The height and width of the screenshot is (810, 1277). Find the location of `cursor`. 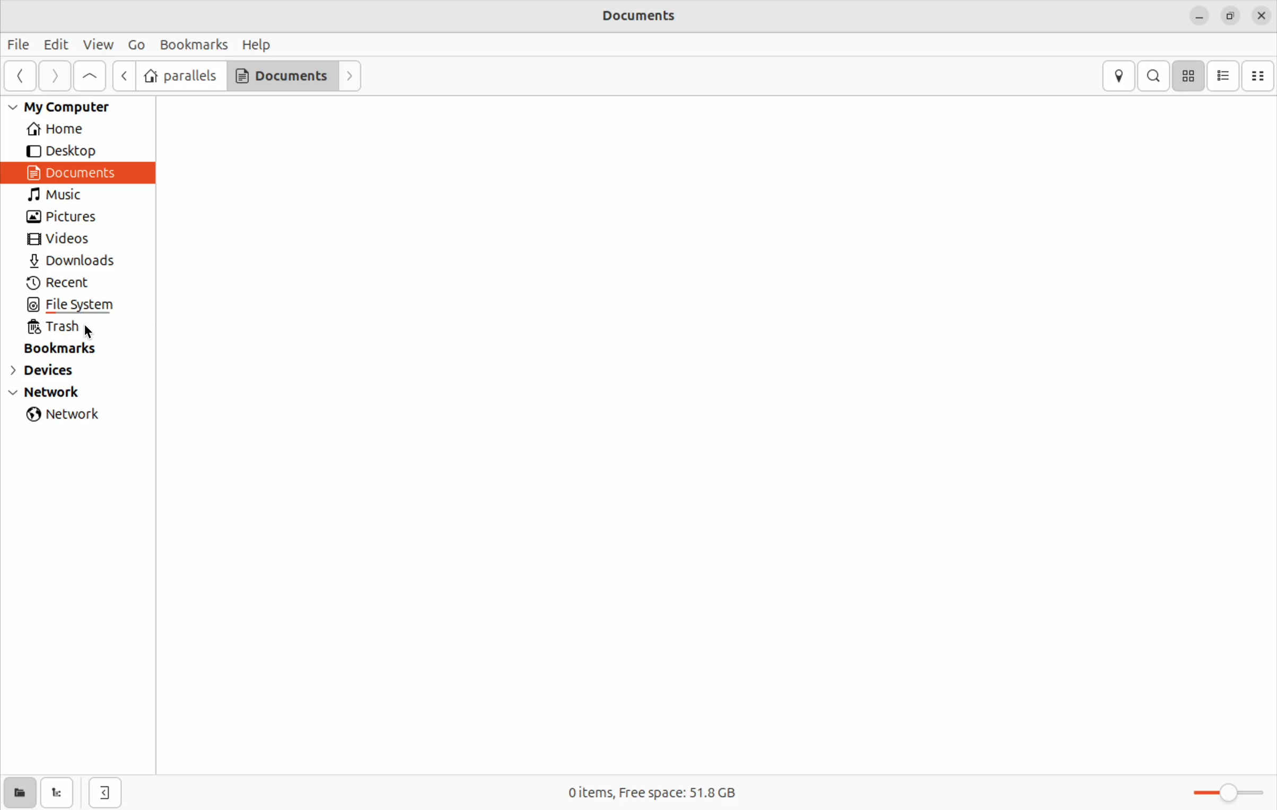

cursor is located at coordinates (94, 333).